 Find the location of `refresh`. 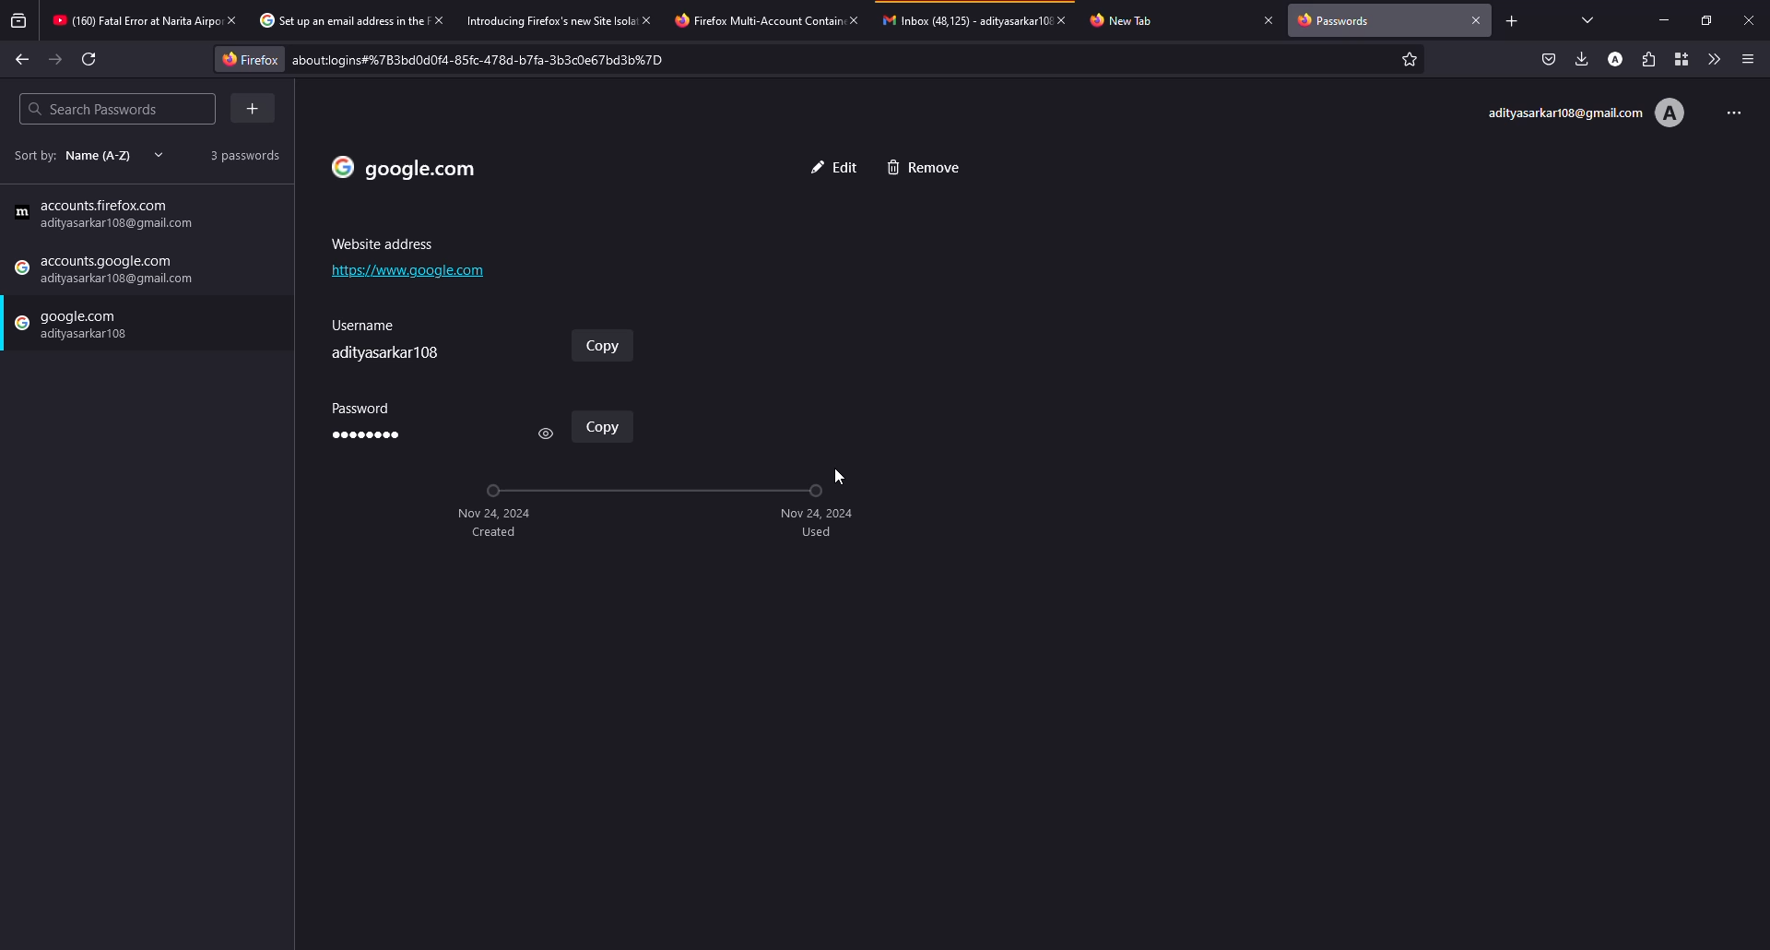

refresh is located at coordinates (90, 59).